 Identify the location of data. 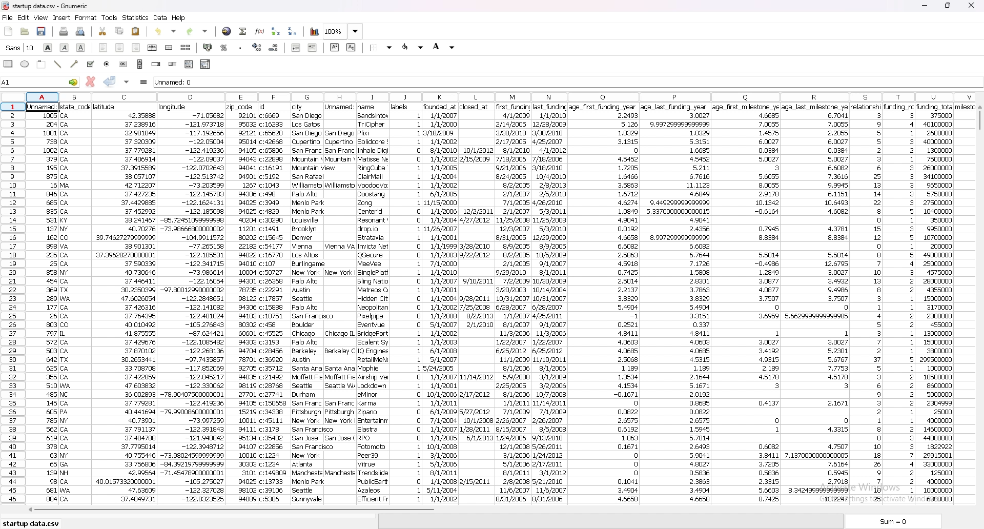
(949, 302).